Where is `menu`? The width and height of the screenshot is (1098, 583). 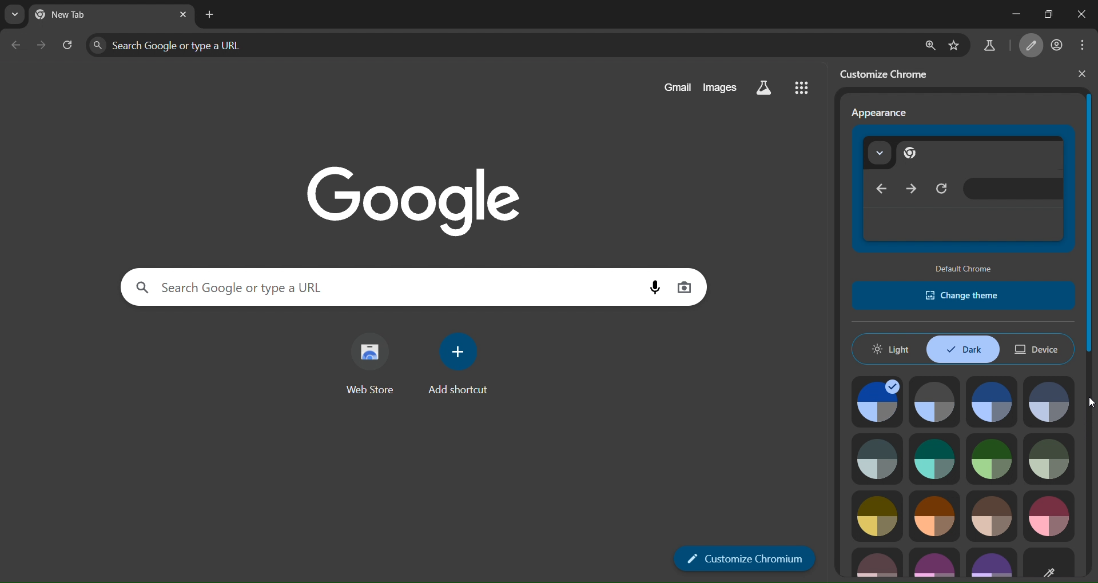 menu is located at coordinates (1085, 45).